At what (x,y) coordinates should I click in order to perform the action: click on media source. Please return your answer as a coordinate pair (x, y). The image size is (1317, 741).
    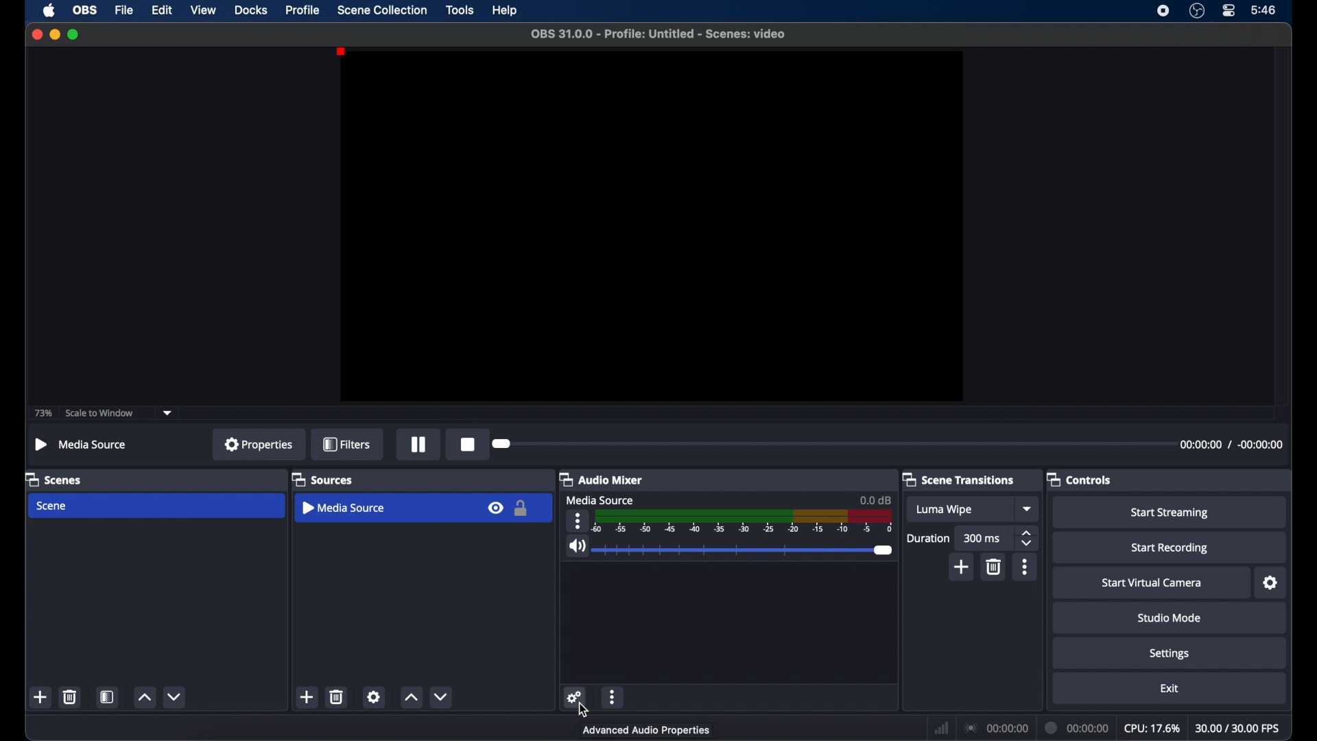
    Looking at the image, I should click on (82, 444).